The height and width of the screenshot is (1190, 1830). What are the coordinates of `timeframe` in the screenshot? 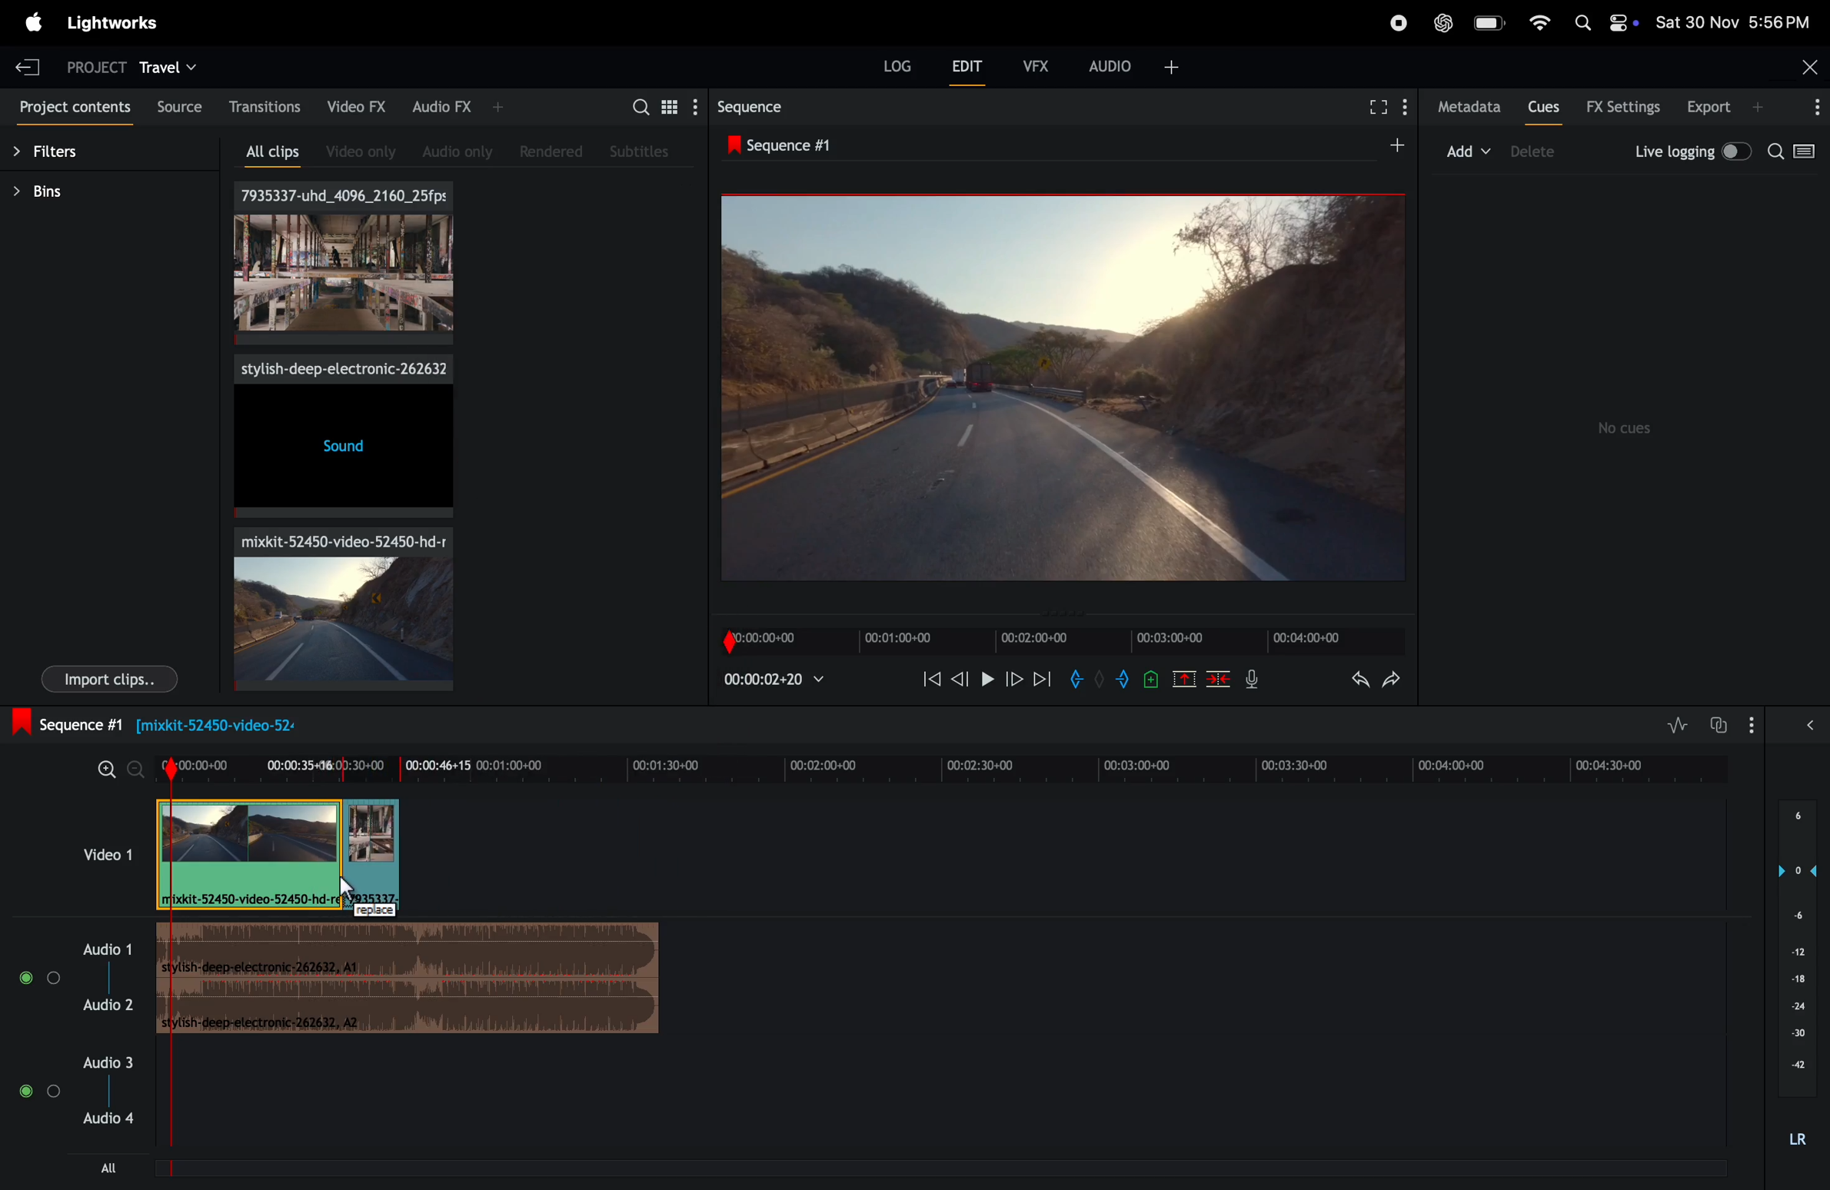 It's located at (1053, 635).